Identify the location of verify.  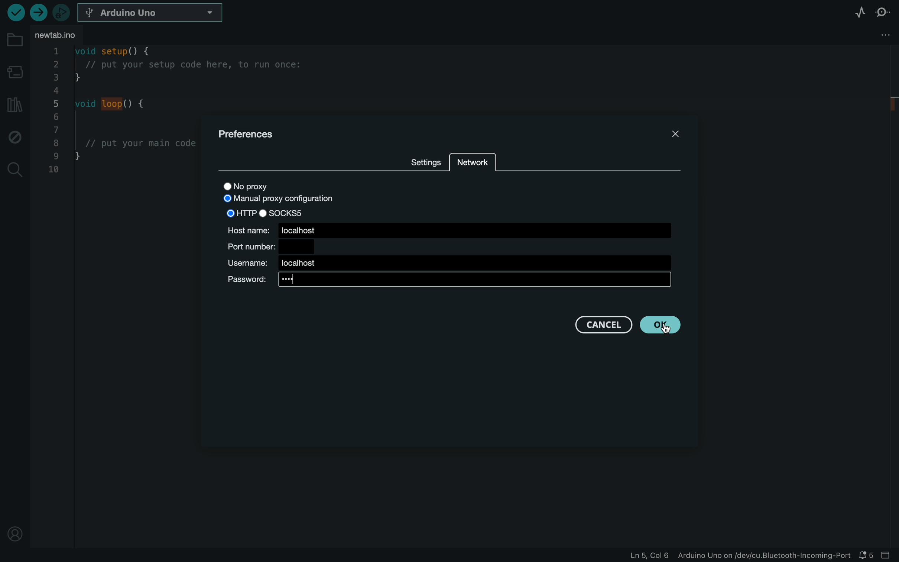
(15, 12).